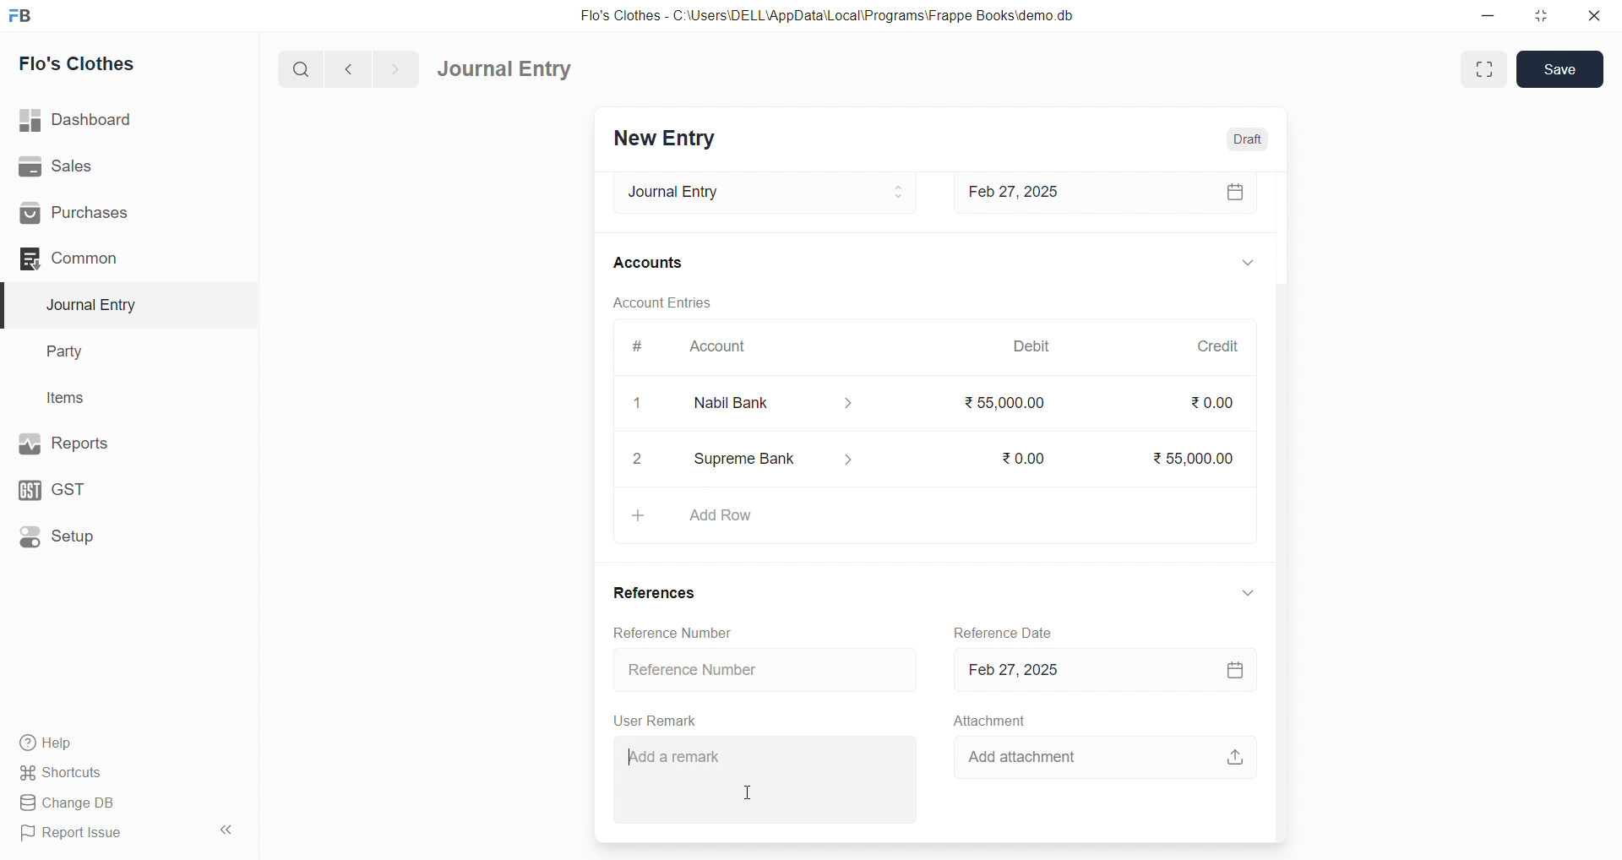 The height and width of the screenshot is (860, 1622). What do you see at coordinates (654, 720) in the screenshot?
I see `User Remark` at bounding box center [654, 720].